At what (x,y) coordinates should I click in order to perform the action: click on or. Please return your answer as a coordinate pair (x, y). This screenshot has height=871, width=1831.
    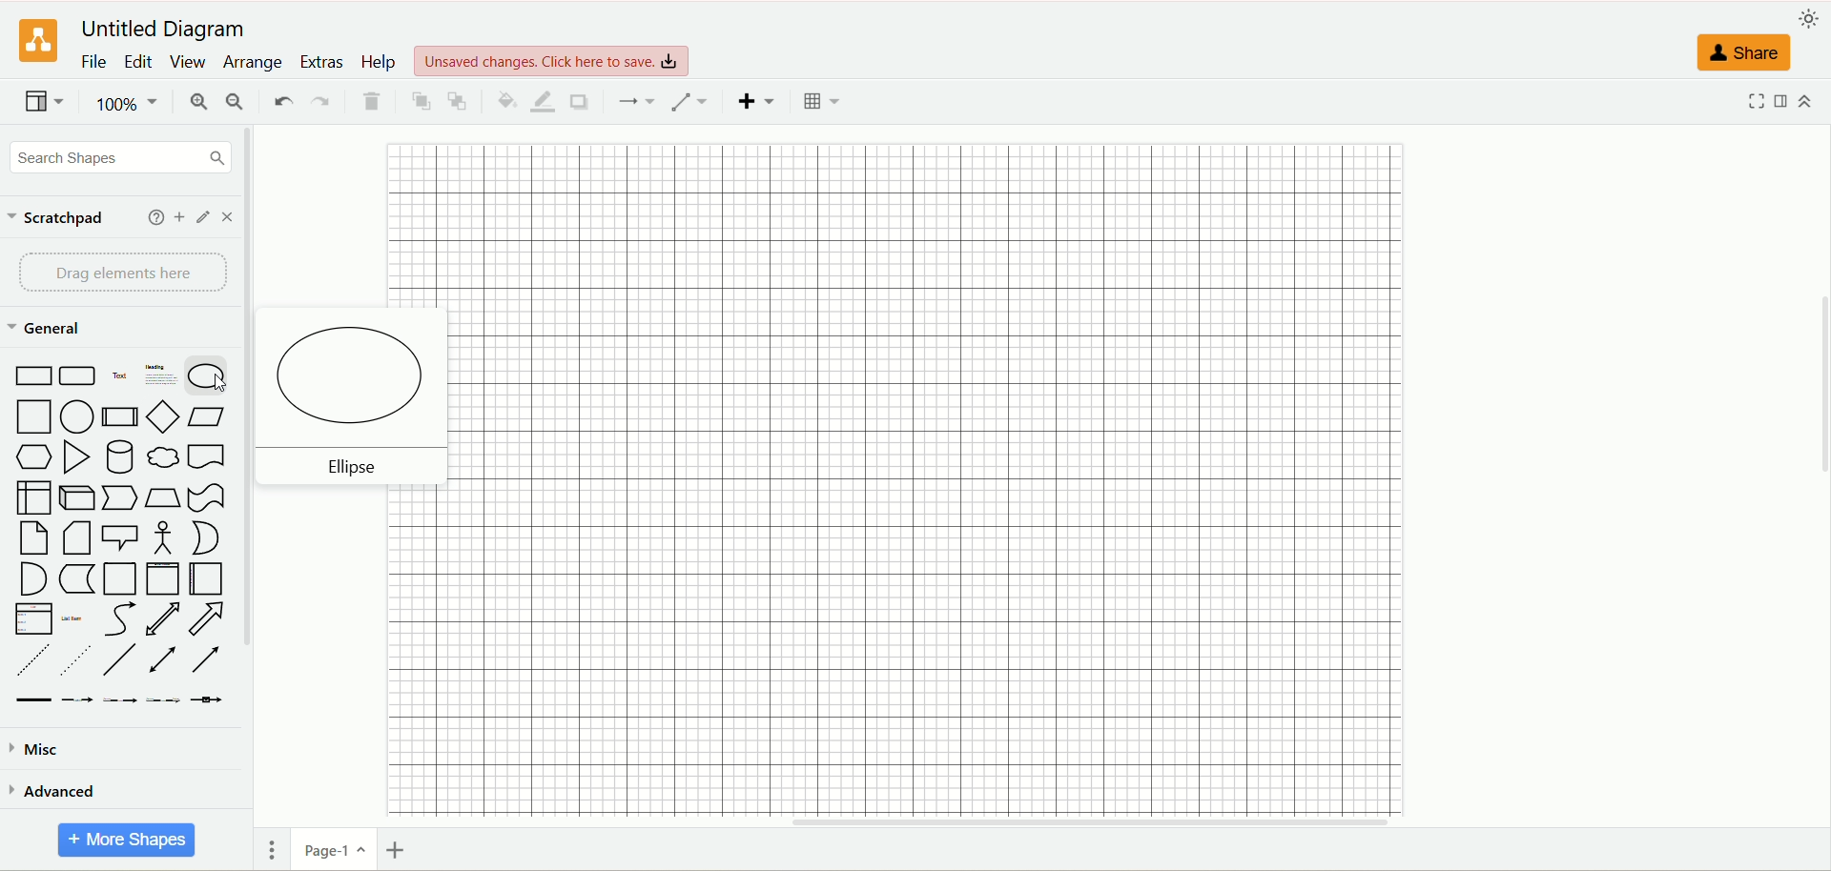
    Looking at the image, I should click on (211, 538).